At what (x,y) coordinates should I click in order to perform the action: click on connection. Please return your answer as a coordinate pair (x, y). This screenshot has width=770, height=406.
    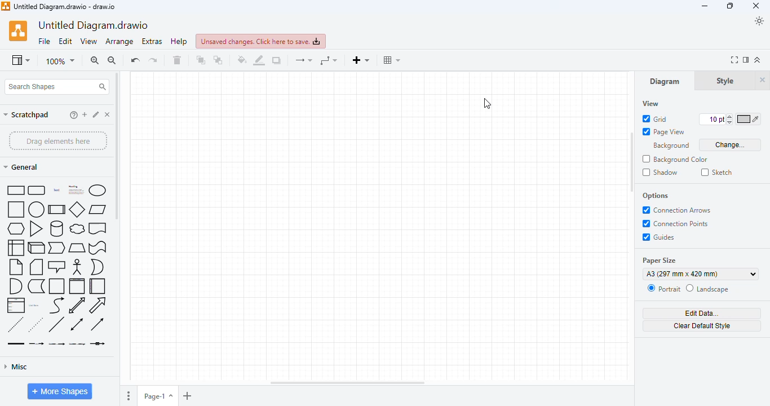
    Looking at the image, I should click on (303, 60).